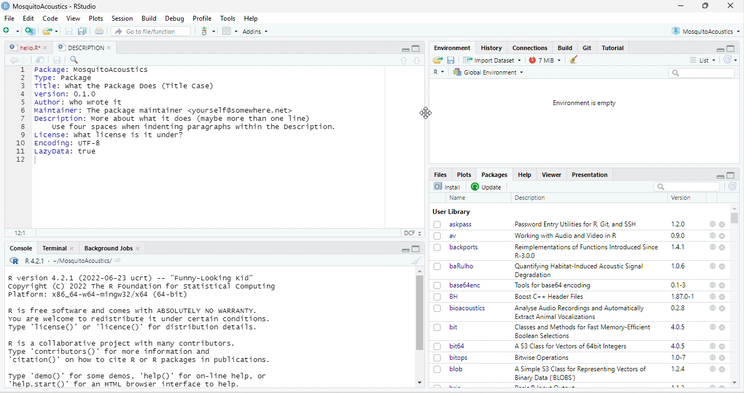  What do you see at coordinates (731, 48) in the screenshot?
I see `maximize` at bounding box center [731, 48].